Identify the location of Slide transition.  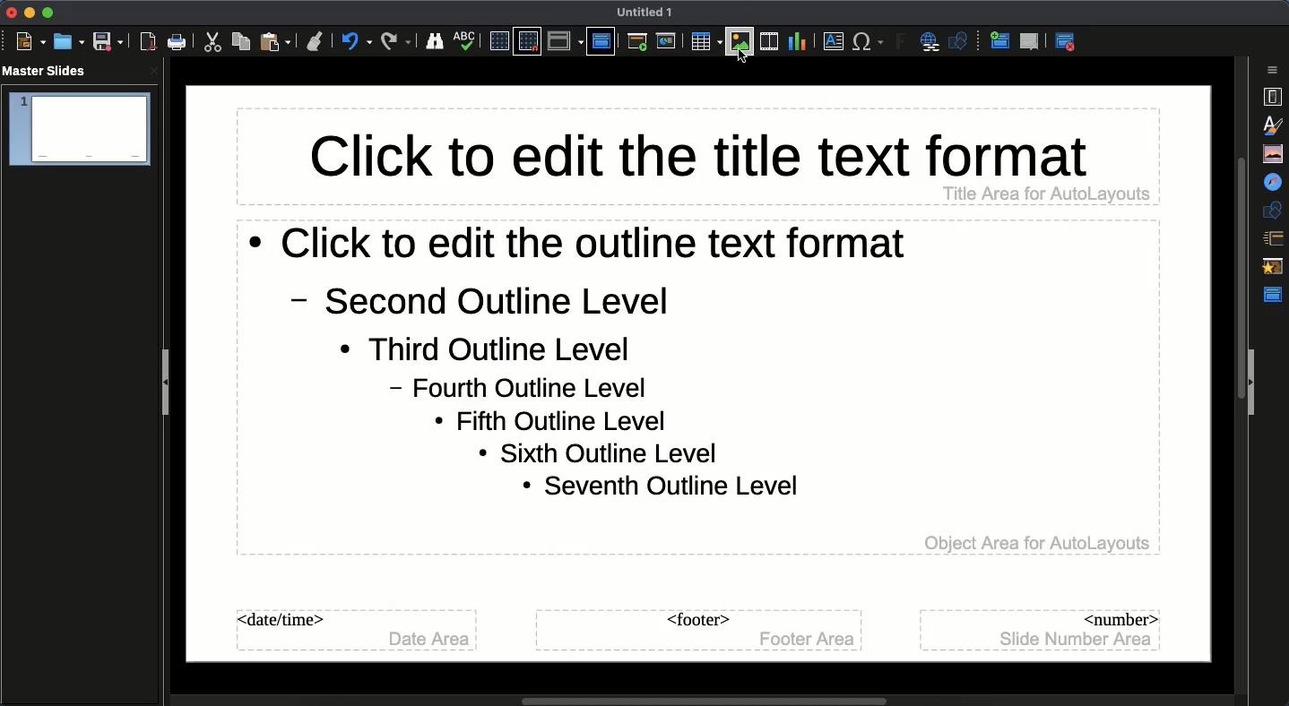
(1272, 239).